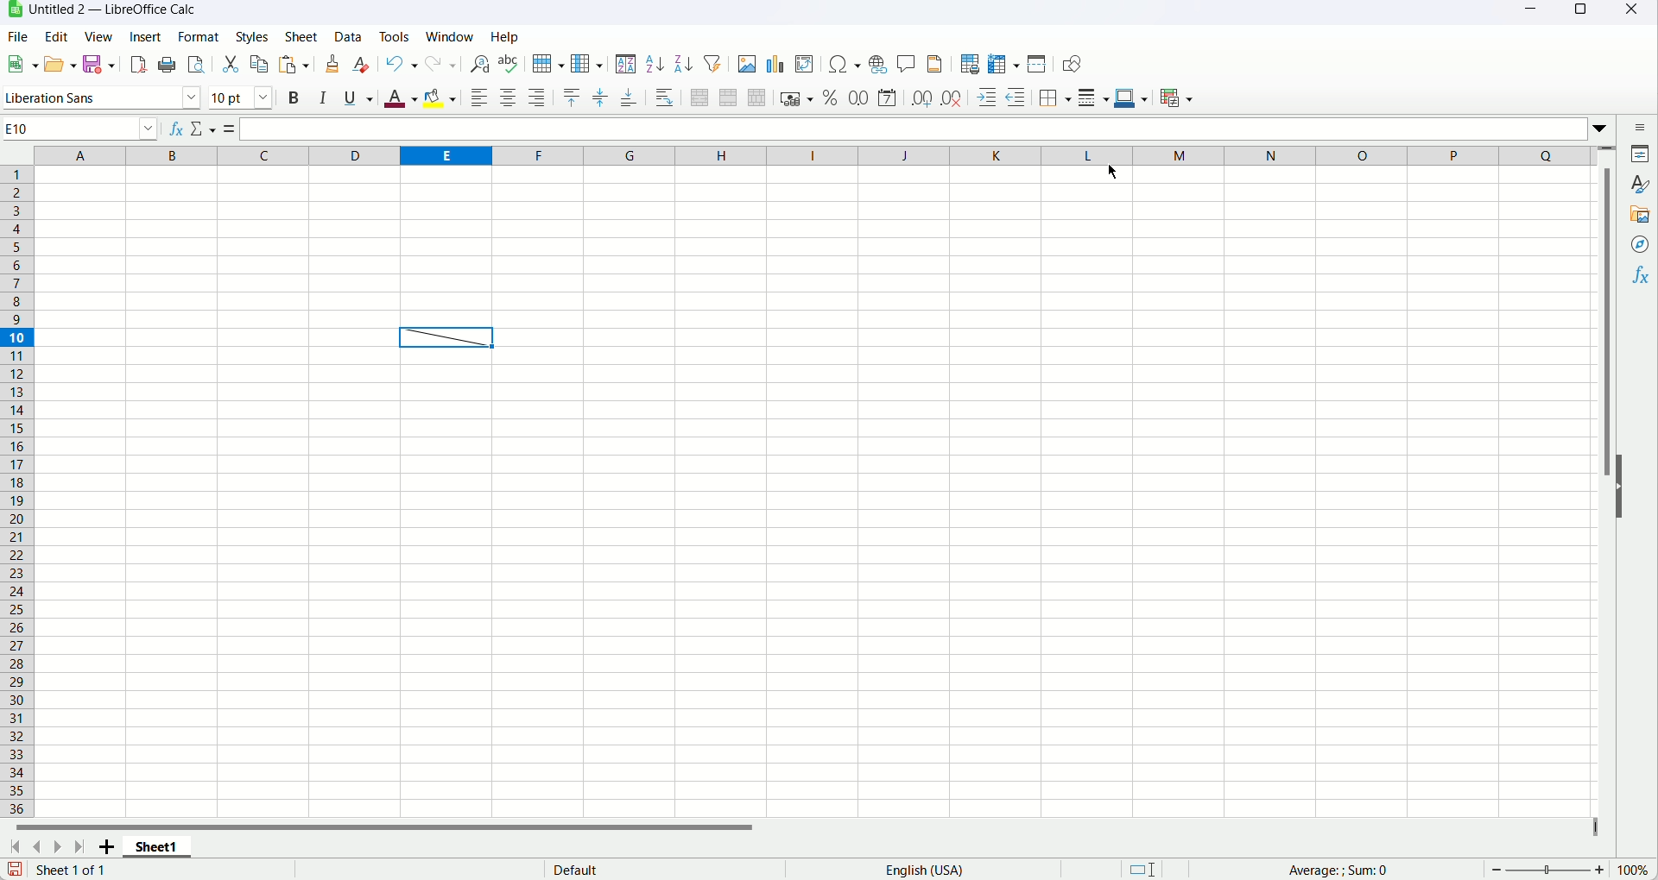 This screenshot has width=1658, height=880. What do you see at coordinates (256, 35) in the screenshot?
I see `Styles` at bounding box center [256, 35].